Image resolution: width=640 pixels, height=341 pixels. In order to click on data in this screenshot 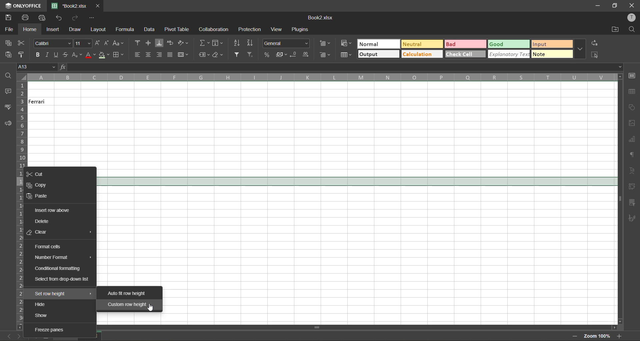, I will do `click(148, 30)`.